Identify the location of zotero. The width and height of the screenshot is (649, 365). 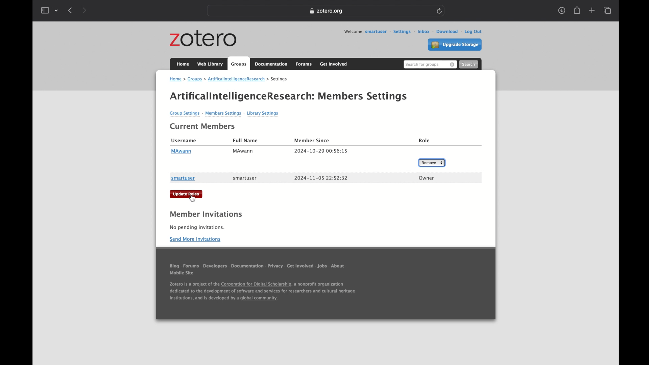
(203, 39).